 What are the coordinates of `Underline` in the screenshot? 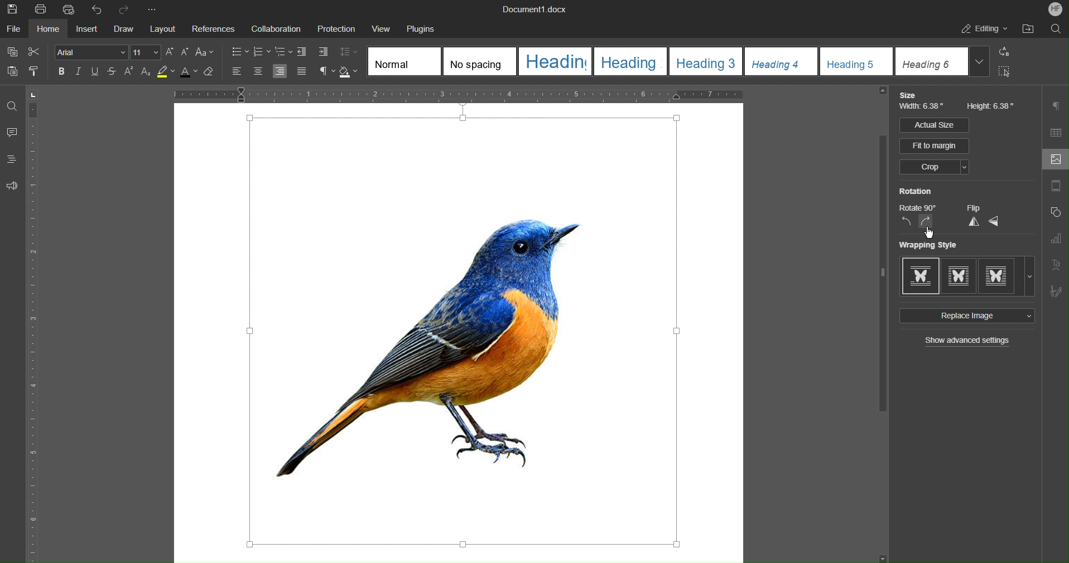 It's located at (95, 72).